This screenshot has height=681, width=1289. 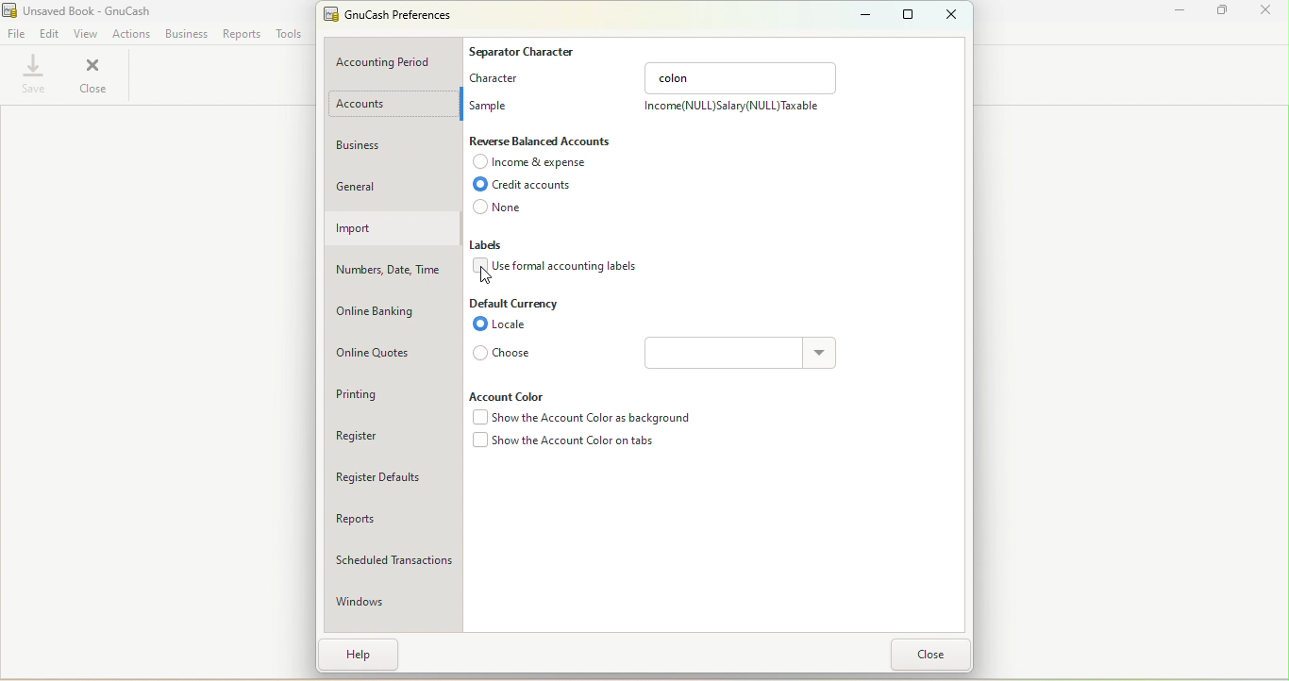 What do you see at coordinates (396, 17) in the screenshot?
I see `File name` at bounding box center [396, 17].